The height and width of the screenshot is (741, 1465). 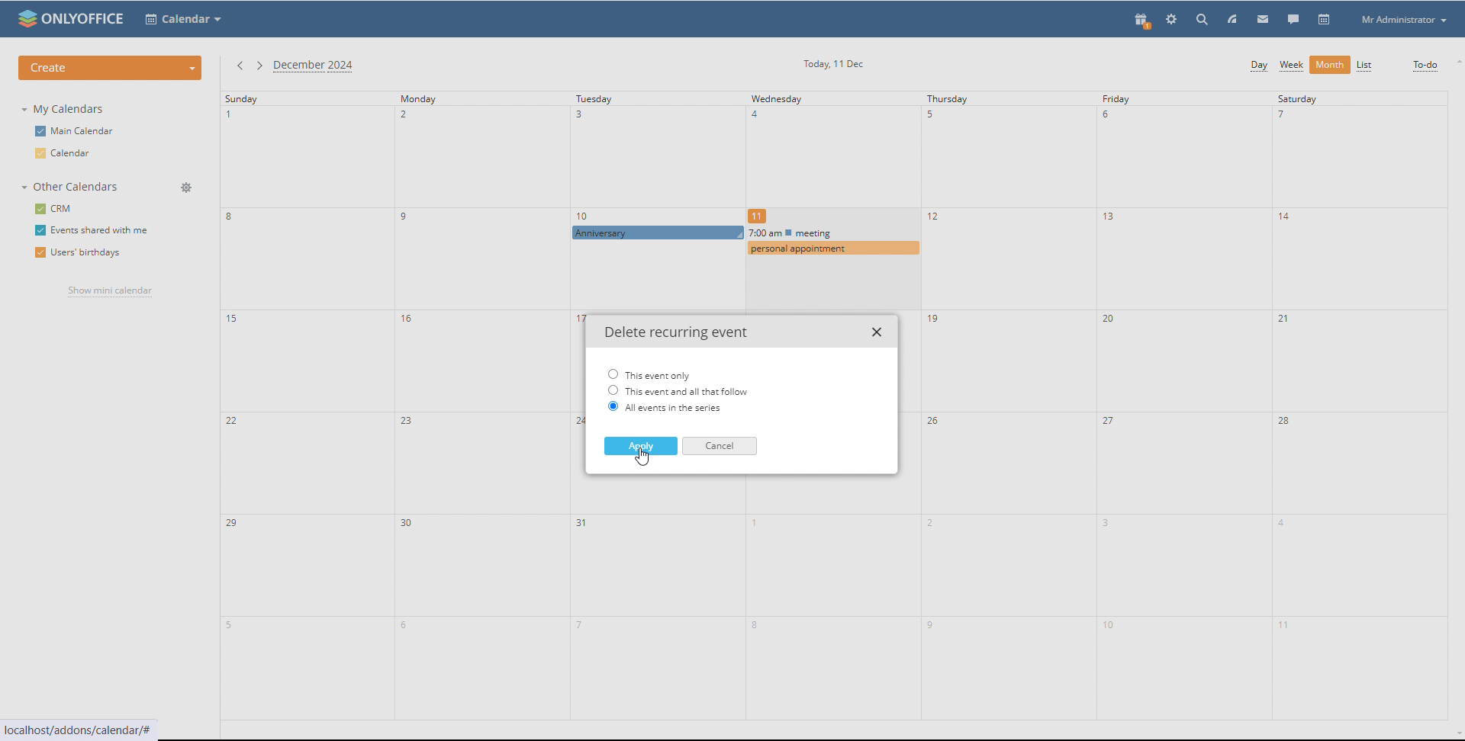 What do you see at coordinates (1364, 66) in the screenshot?
I see `list view` at bounding box center [1364, 66].